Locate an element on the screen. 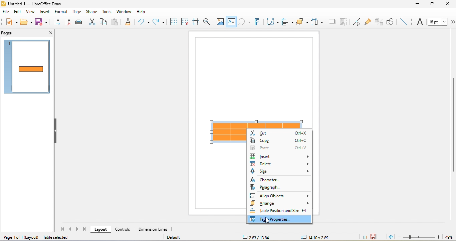 The image size is (456, 241). helpline while moving is located at coordinates (196, 22).